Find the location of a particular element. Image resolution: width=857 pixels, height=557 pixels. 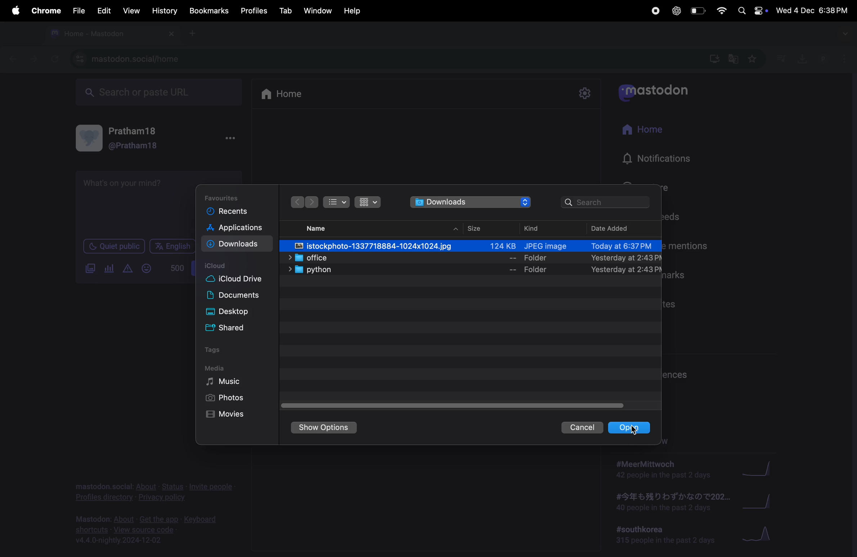

icons is located at coordinates (368, 203).